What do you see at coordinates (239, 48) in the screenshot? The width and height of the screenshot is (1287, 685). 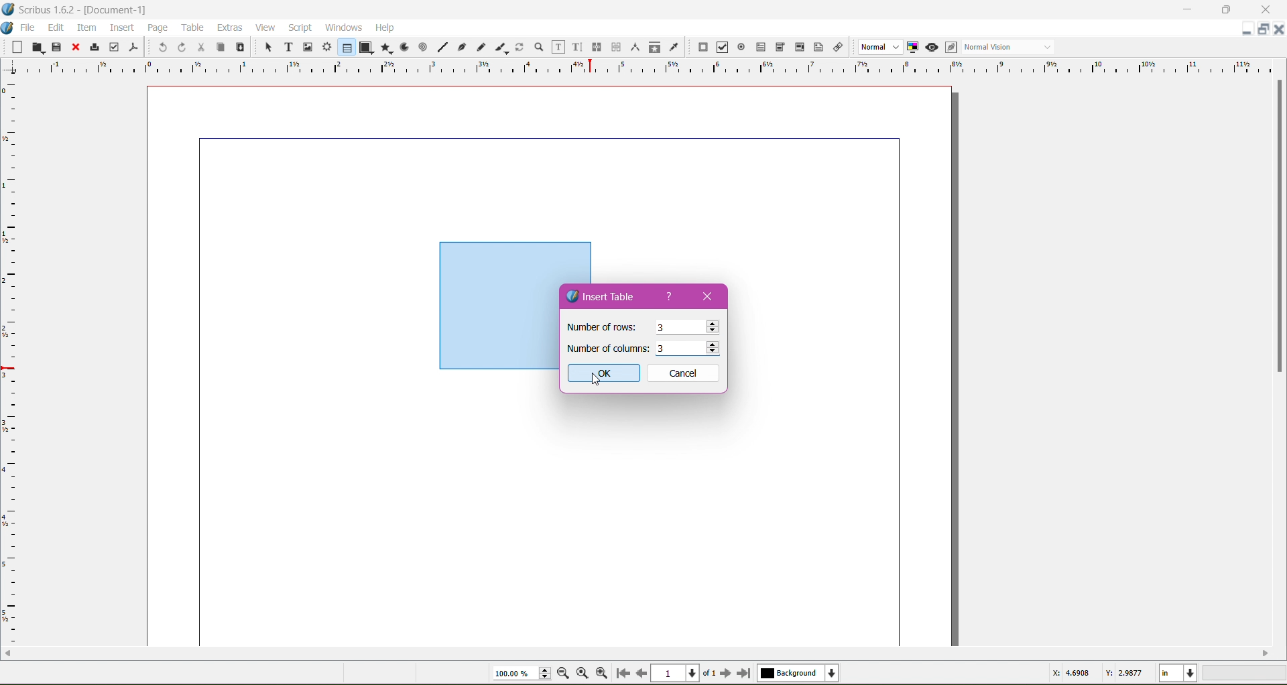 I see `Paste` at bounding box center [239, 48].